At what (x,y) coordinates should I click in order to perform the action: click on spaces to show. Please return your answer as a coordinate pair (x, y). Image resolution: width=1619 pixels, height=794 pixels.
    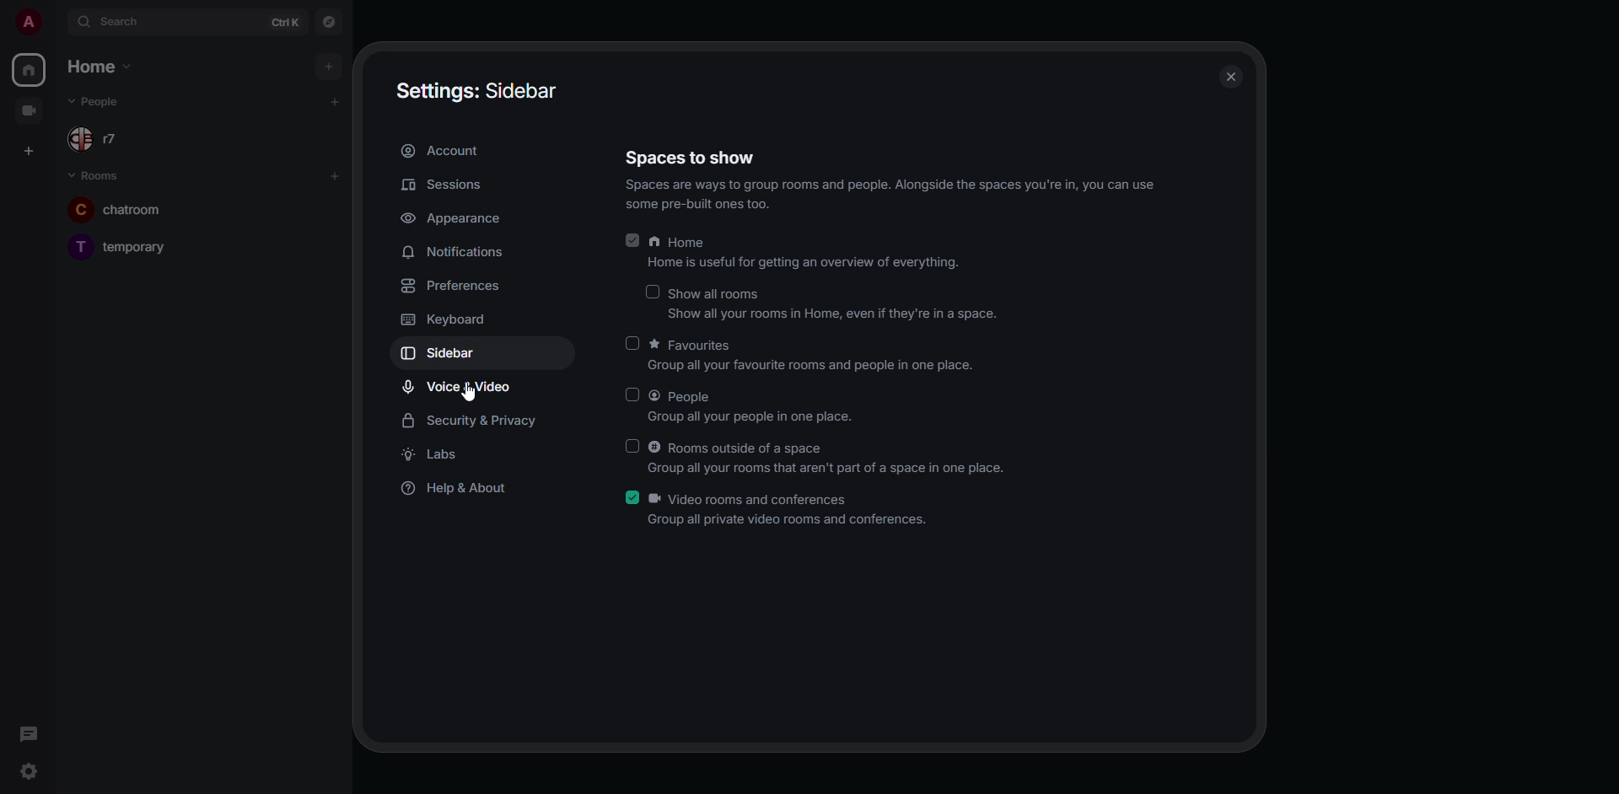
    Looking at the image, I should click on (882, 178).